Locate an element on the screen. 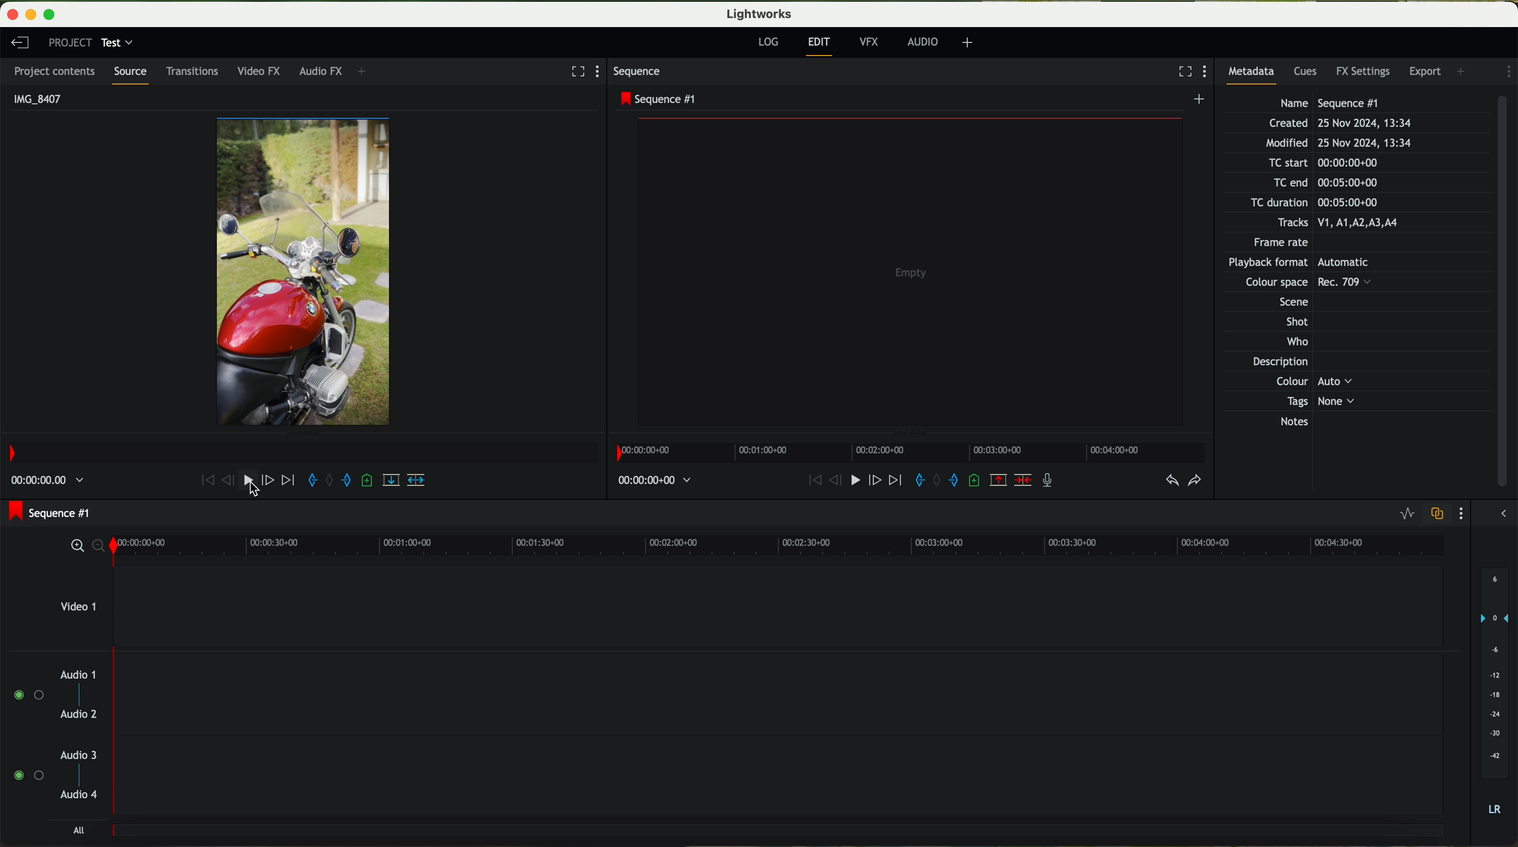 The width and height of the screenshot is (1518, 847). source is located at coordinates (134, 75).